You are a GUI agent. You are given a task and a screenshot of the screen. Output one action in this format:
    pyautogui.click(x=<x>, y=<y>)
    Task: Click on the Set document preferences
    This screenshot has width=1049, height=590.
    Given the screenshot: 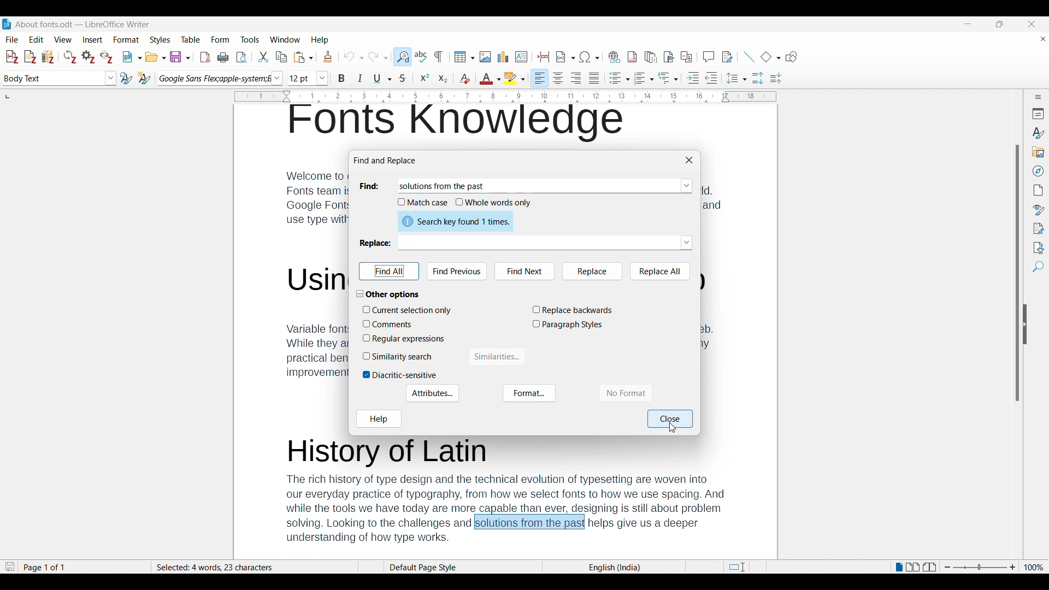 What is the action you would take?
    pyautogui.click(x=89, y=56)
    